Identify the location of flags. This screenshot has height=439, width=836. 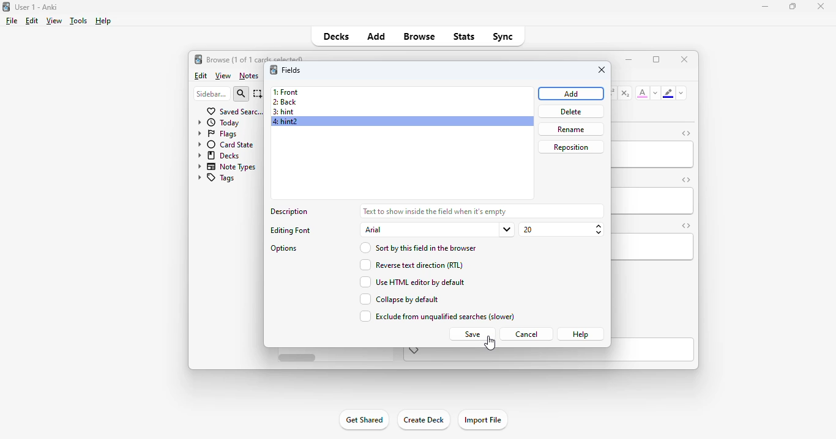
(216, 133).